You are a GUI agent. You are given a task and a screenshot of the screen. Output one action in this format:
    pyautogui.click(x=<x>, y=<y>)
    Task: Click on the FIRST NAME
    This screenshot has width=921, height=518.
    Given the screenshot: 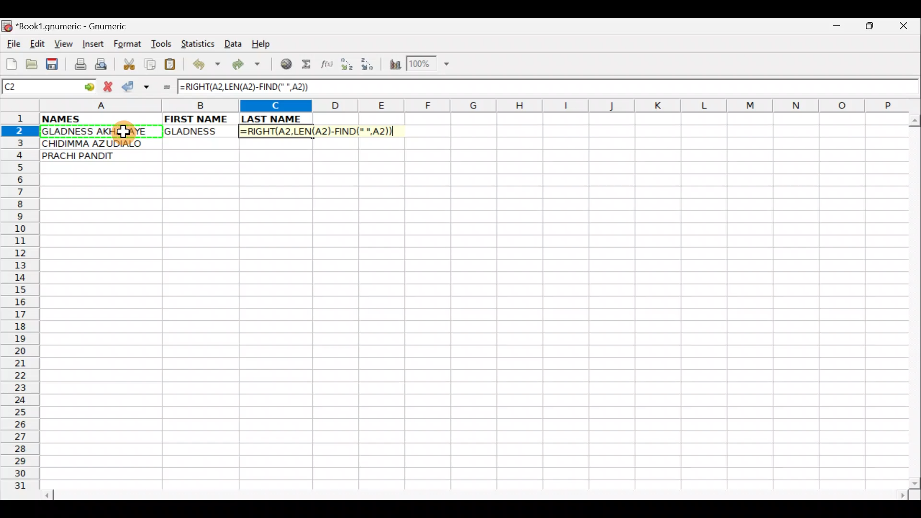 What is the action you would take?
    pyautogui.click(x=198, y=118)
    